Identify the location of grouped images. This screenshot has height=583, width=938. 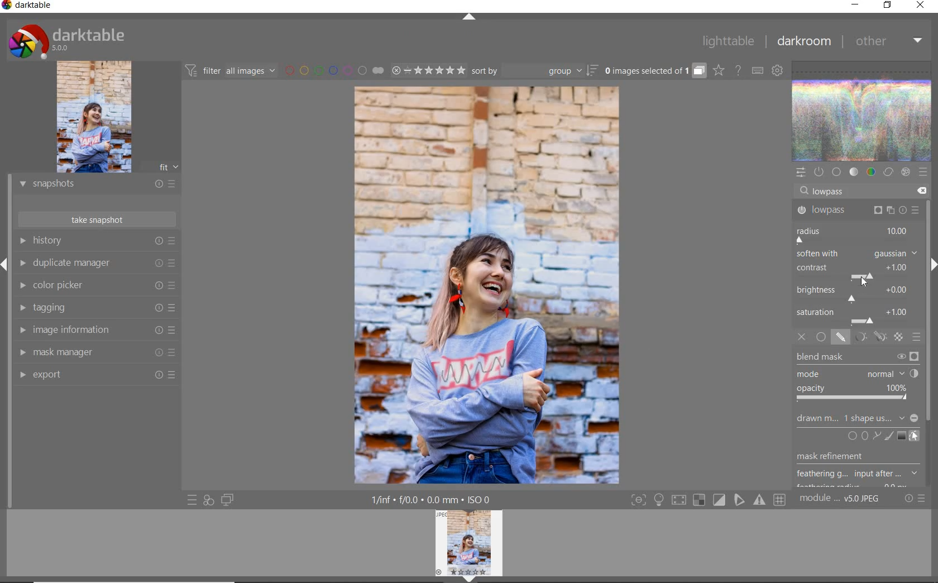
(654, 71).